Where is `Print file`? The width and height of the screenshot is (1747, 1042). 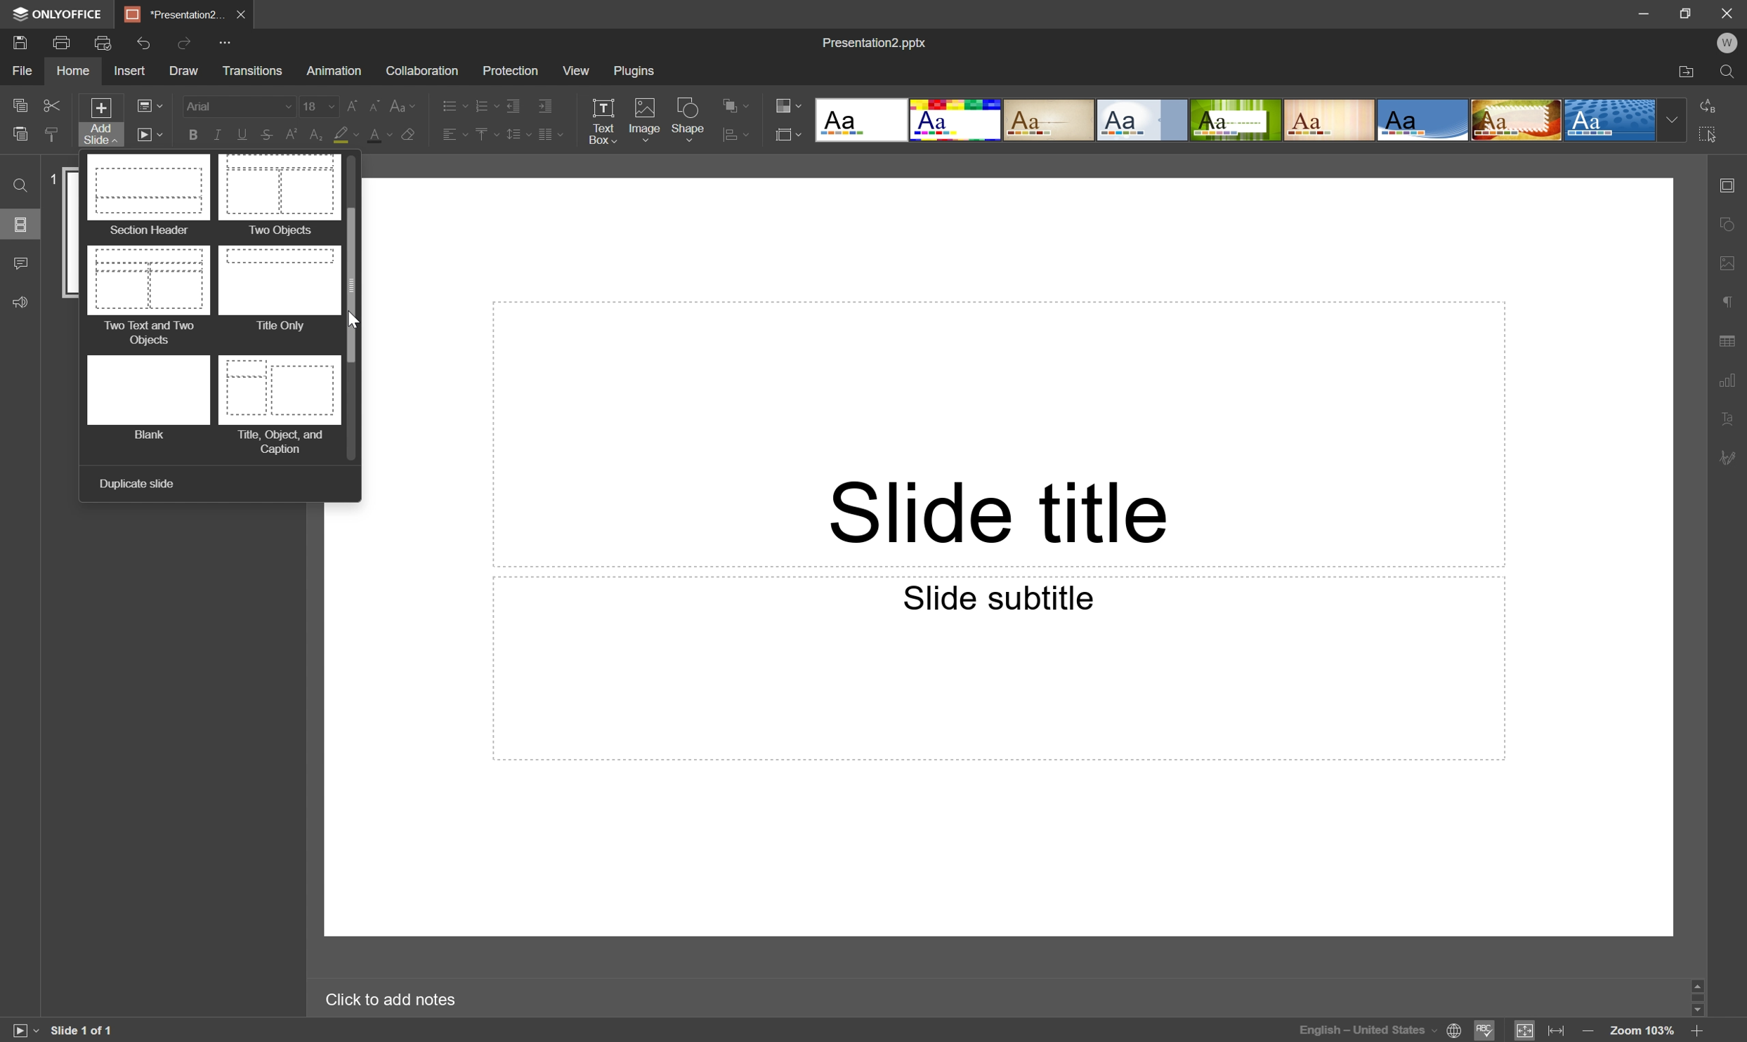 Print file is located at coordinates (63, 43).